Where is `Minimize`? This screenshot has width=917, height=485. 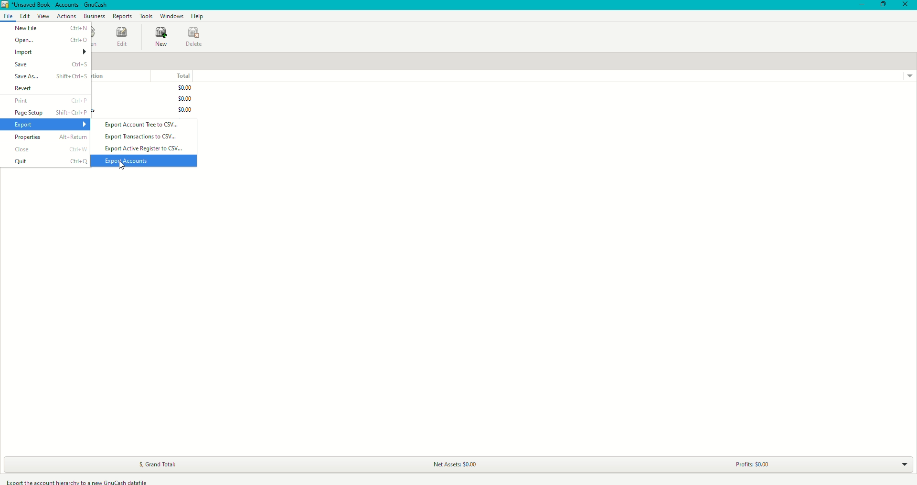 Minimize is located at coordinates (862, 6).